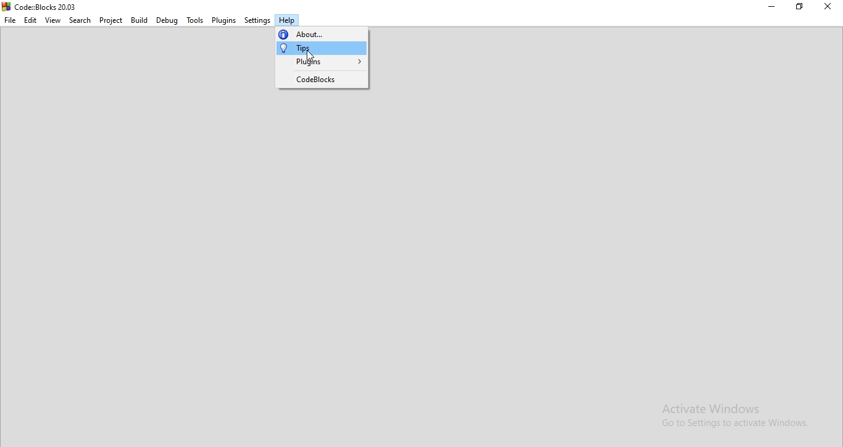 The width and height of the screenshot is (843, 447). Describe the element at coordinates (139, 21) in the screenshot. I see `Build ` at that location.